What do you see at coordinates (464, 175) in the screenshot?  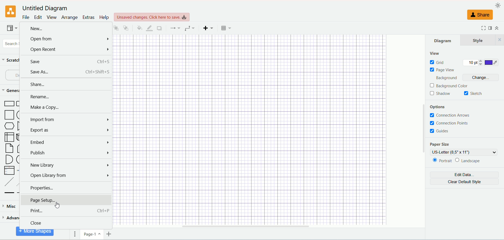 I see `edit data` at bounding box center [464, 175].